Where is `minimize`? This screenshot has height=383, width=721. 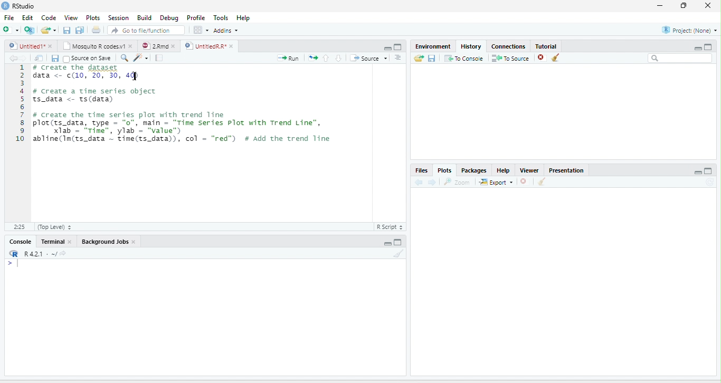 minimize is located at coordinates (660, 6).